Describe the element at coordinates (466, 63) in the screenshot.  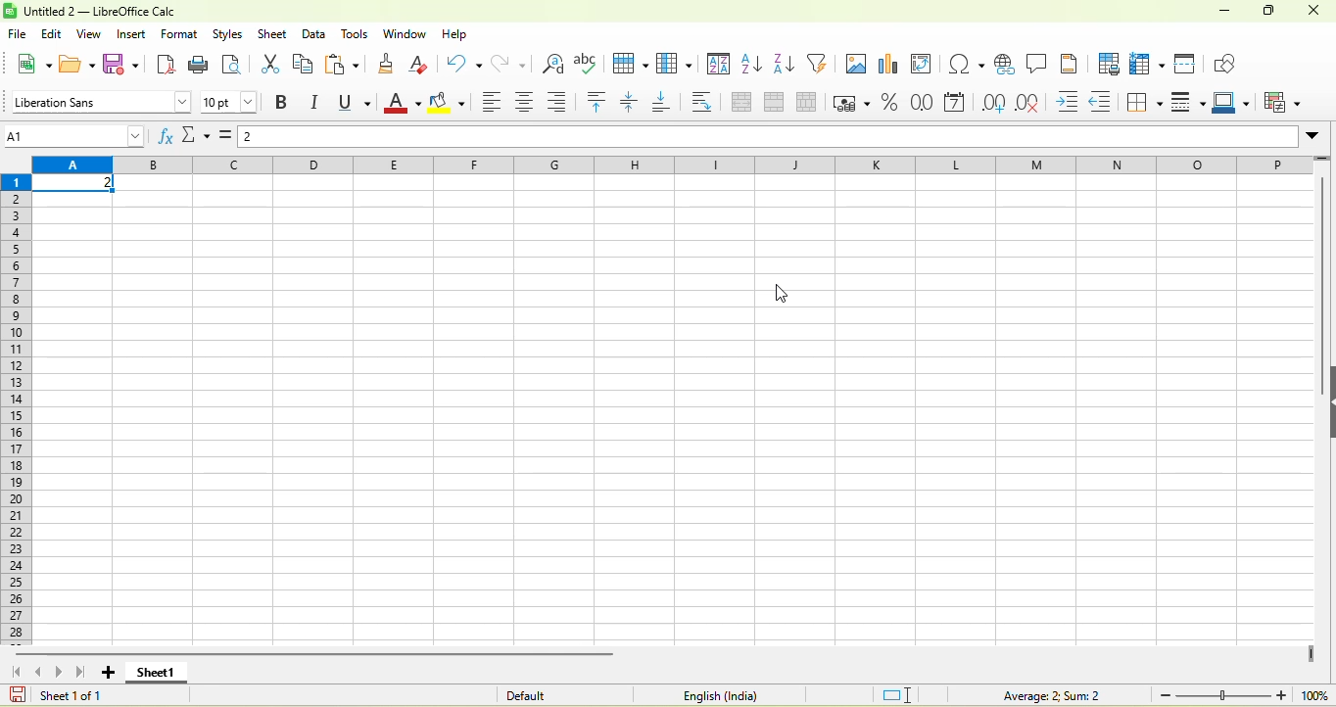
I see `undo` at that location.